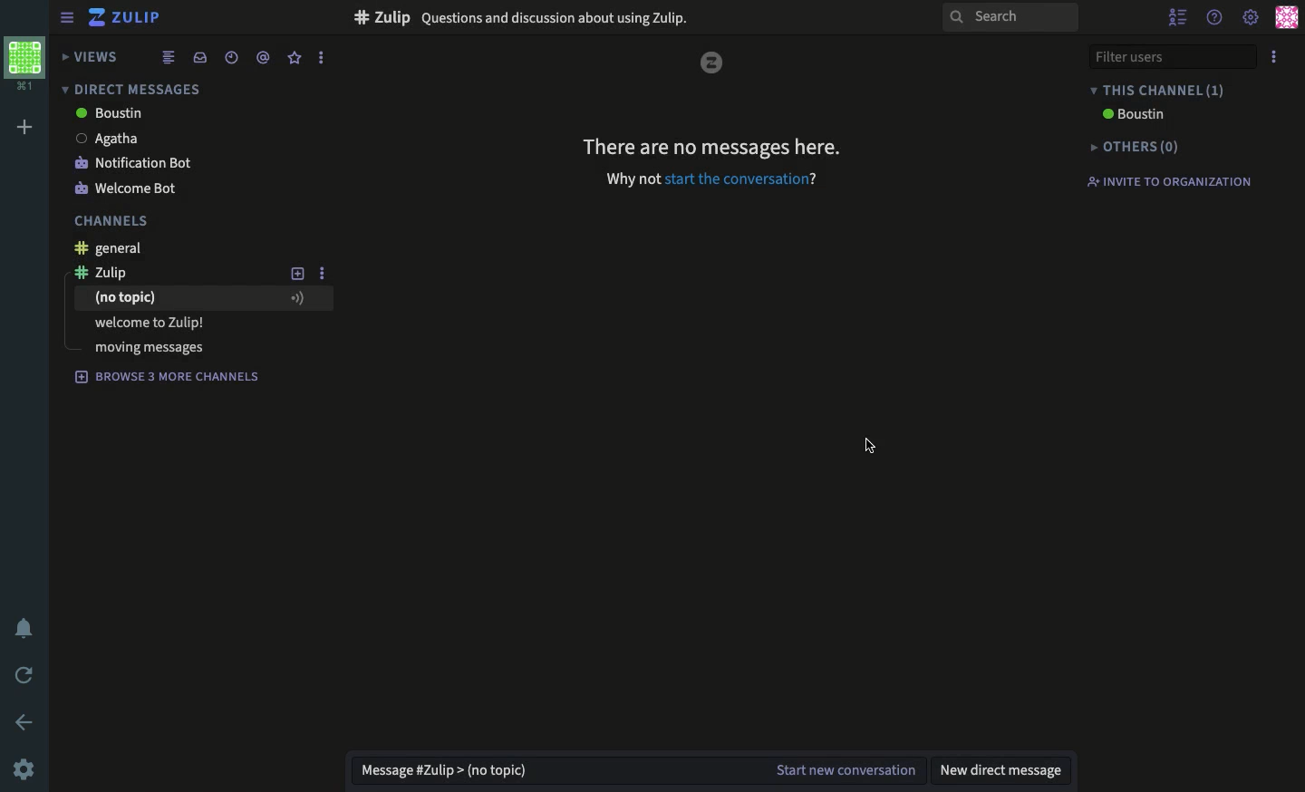  I want to click on Boston, so click(1130, 117).